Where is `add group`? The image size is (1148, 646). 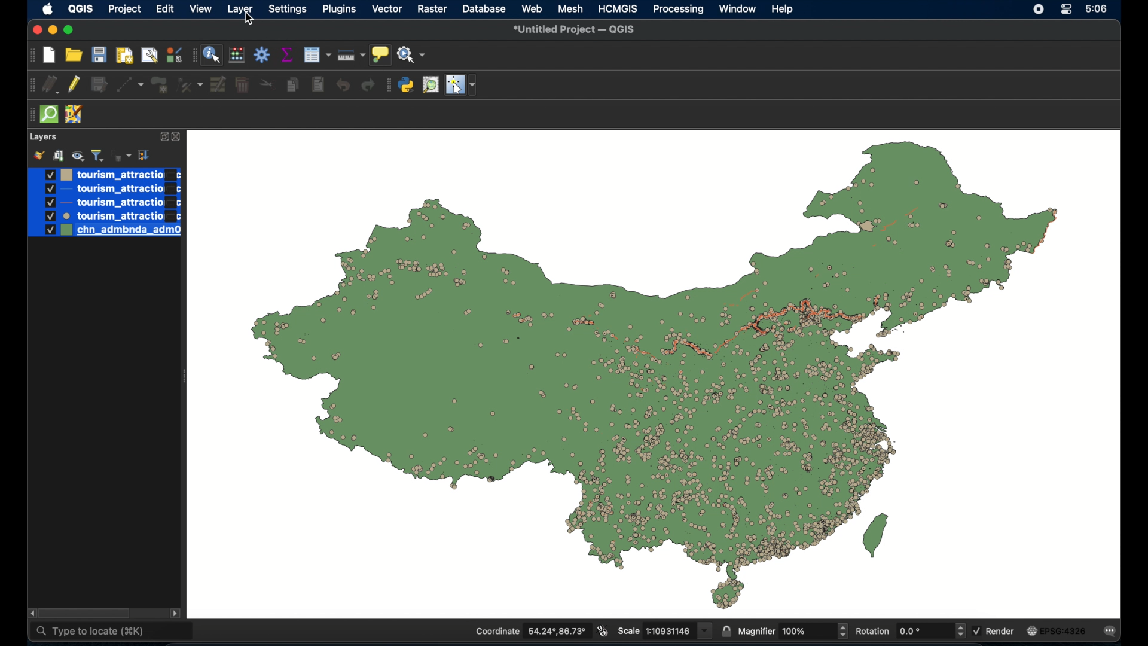 add group is located at coordinates (58, 154).